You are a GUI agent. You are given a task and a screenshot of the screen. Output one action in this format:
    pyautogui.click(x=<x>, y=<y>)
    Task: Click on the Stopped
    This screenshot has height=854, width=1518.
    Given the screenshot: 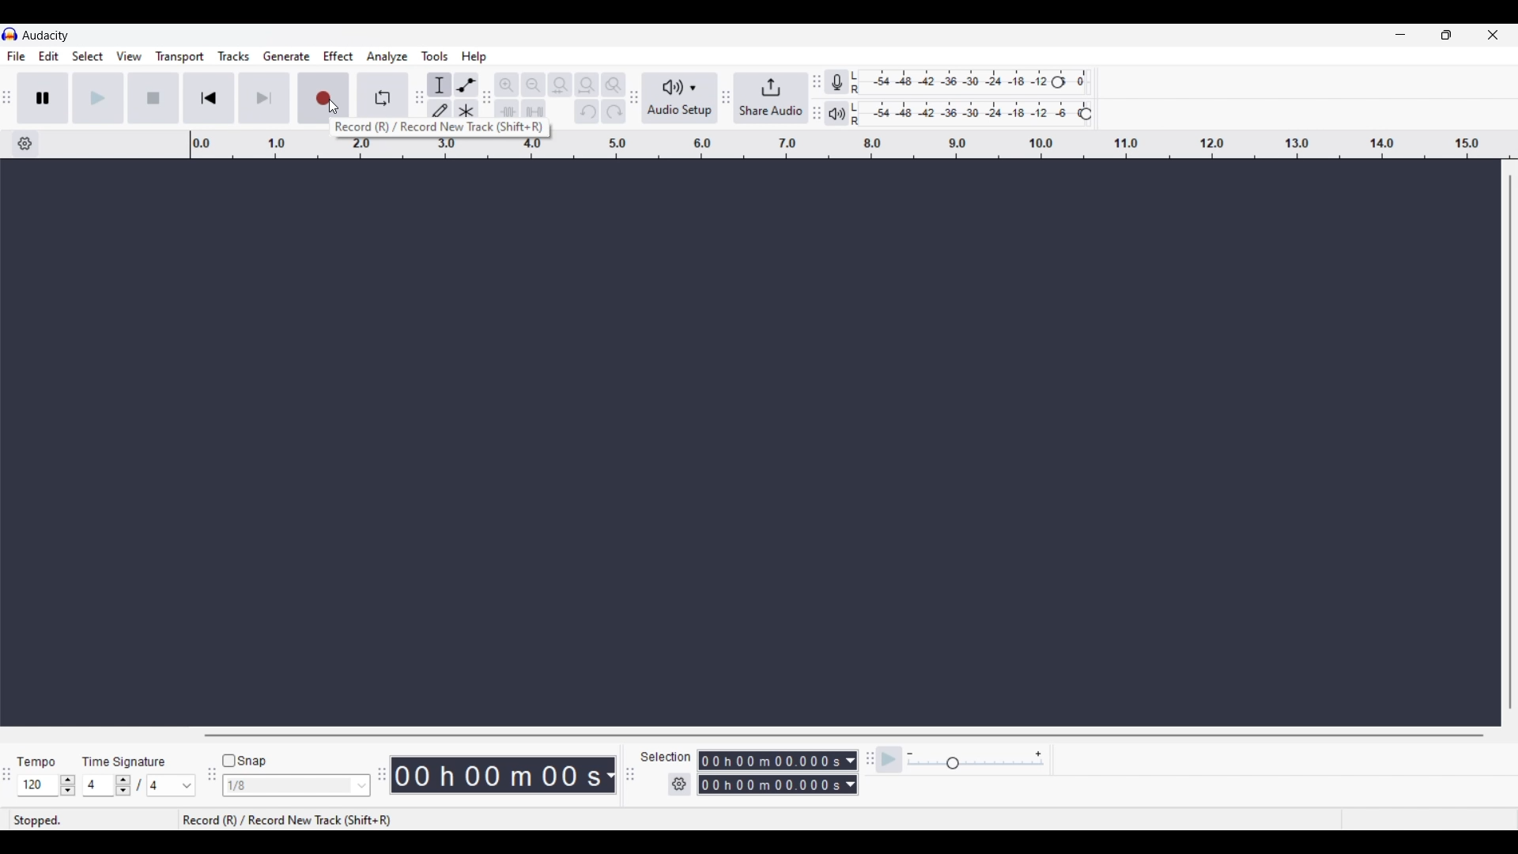 What is the action you would take?
    pyautogui.click(x=93, y=820)
    